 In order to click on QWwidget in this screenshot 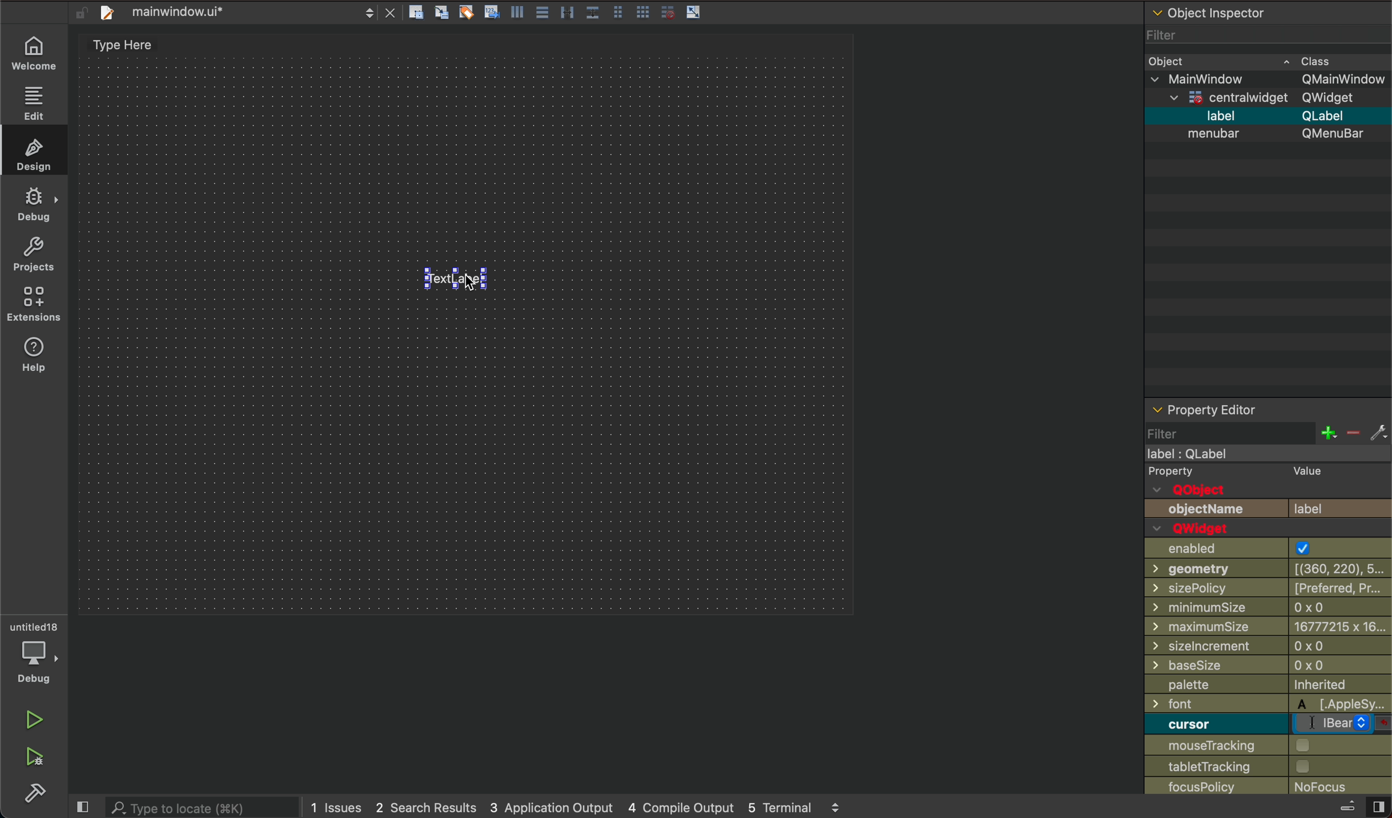, I will do `click(1222, 530)`.